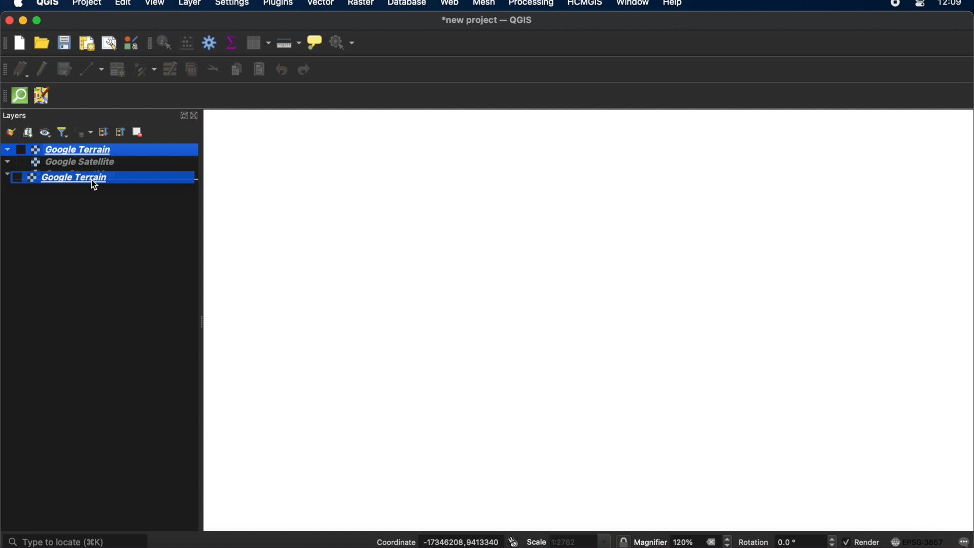 The width and height of the screenshot is (974, 548). Describe the element at coordinates (130, 43) in the screenshot. I see `style manager` at that location.